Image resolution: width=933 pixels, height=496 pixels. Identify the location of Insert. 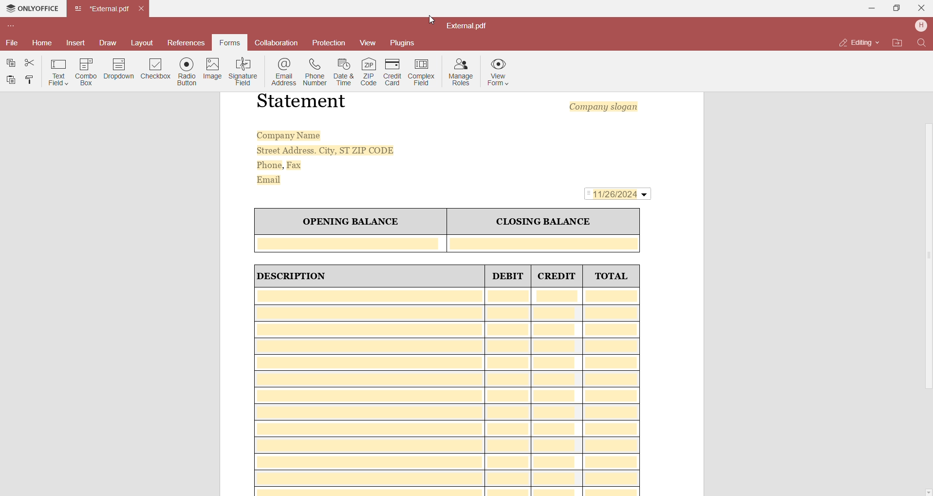
(75, 42).